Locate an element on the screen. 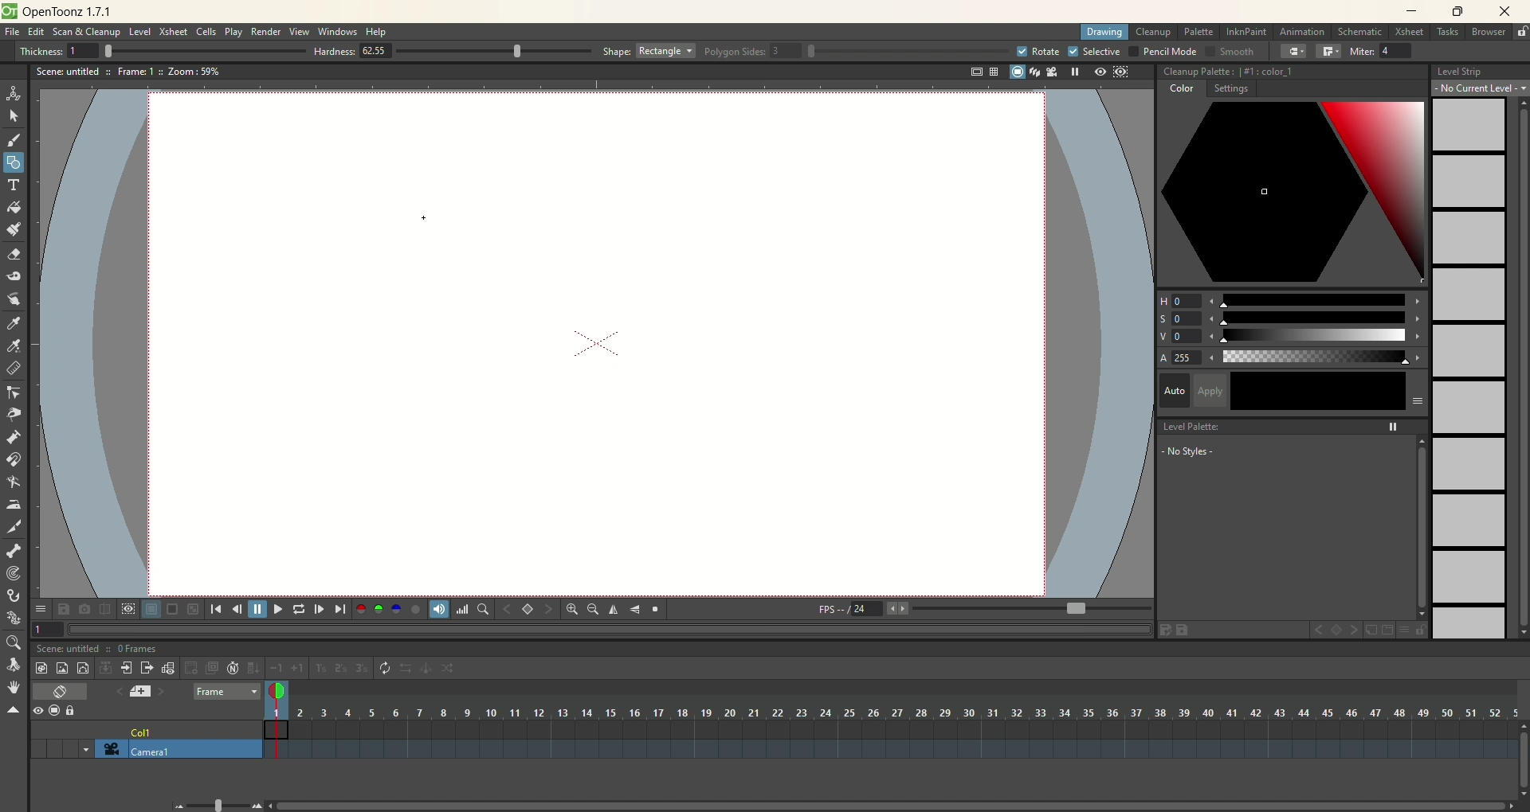 The height and width of the screenshot is (812, 1530). rotate is located at coordinates (1037, 51).